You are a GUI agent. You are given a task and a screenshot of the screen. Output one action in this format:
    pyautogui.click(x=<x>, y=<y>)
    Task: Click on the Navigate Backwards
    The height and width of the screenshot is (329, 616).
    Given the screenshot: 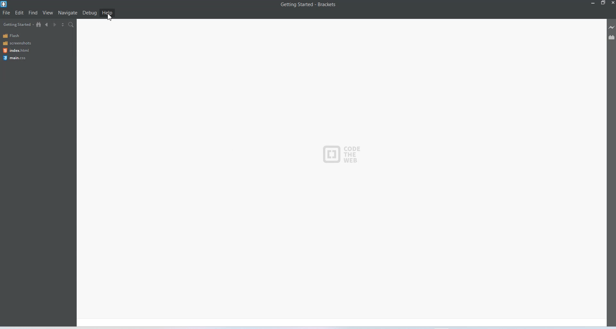 What is the action you would take?
    pyautogui.click(x=47, y=25)
    